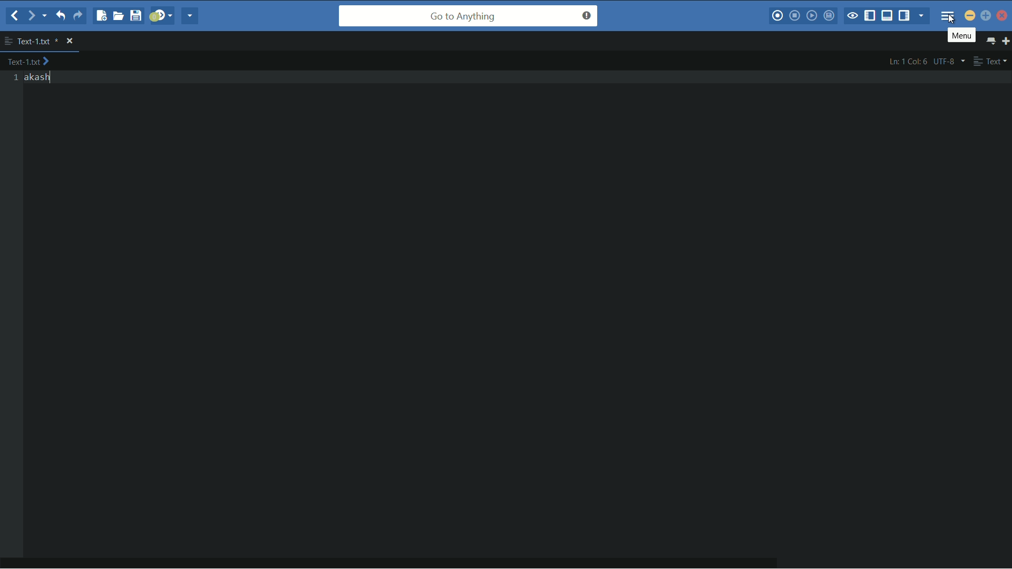 Image resolution: width=1012 pixels, height=569 pixels. What do you see at coordinates (14, 79) in the screenshot?
I see `line numbers` at bounding box center [14, 79].